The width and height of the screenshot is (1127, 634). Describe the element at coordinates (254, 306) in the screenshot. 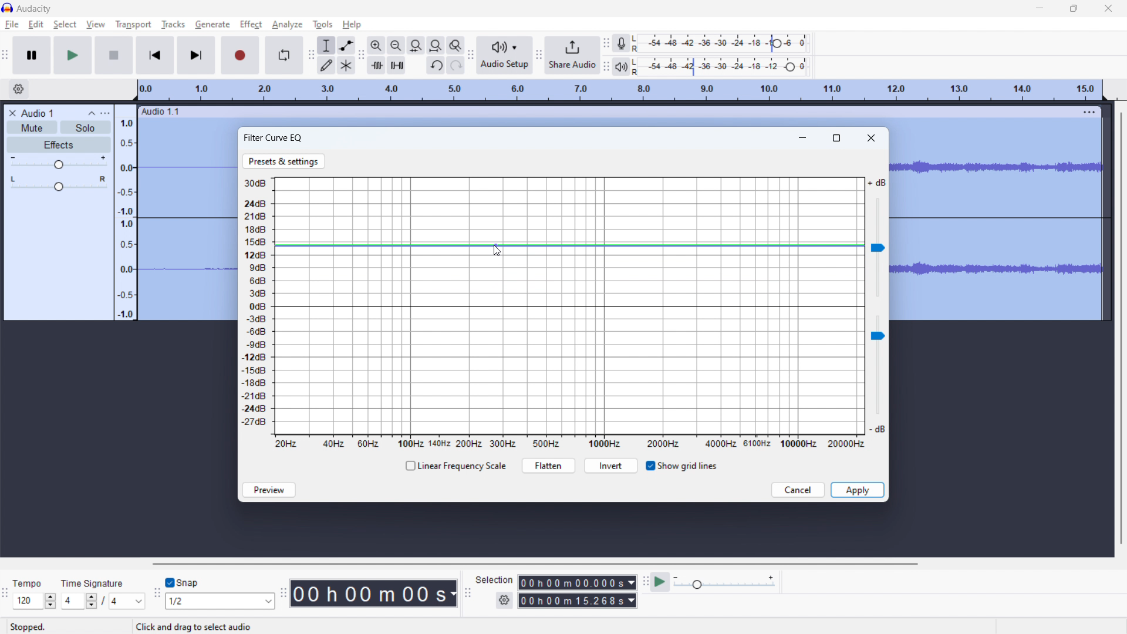

I see `volume scale` at that location.